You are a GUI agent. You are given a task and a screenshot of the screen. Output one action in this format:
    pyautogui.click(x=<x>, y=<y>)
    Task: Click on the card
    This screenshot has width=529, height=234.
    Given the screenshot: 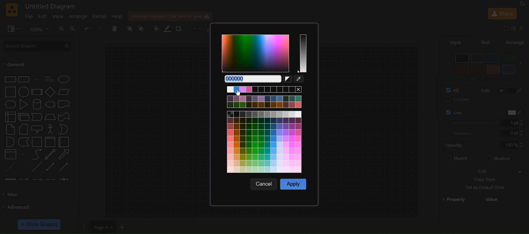 What is the action you would take?
    pyautogui.click(x=24, y=130)
    